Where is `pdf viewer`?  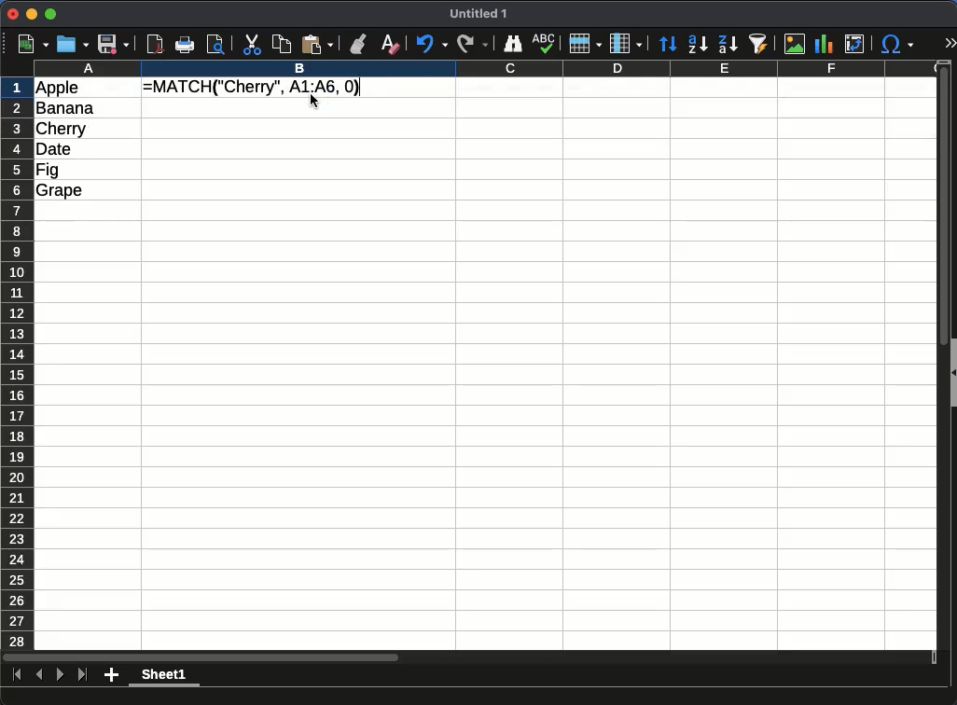 pdf viewer is located at coordinates (156, 45).